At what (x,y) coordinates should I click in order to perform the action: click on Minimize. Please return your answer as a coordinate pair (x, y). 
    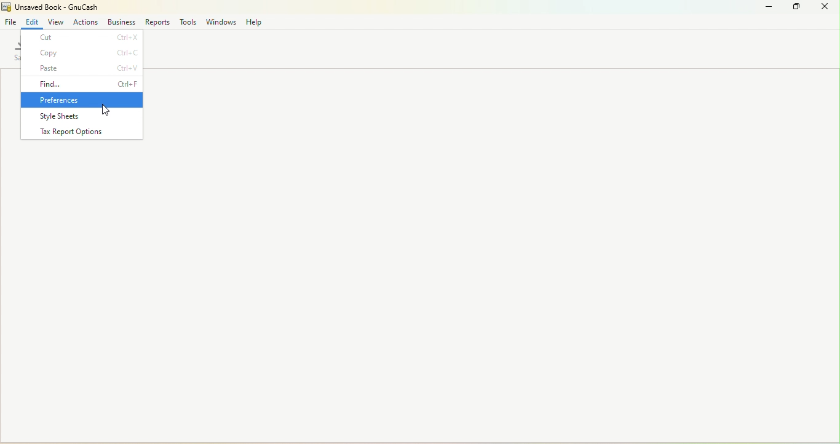
    Looking at the image, I should click on (764, 8).